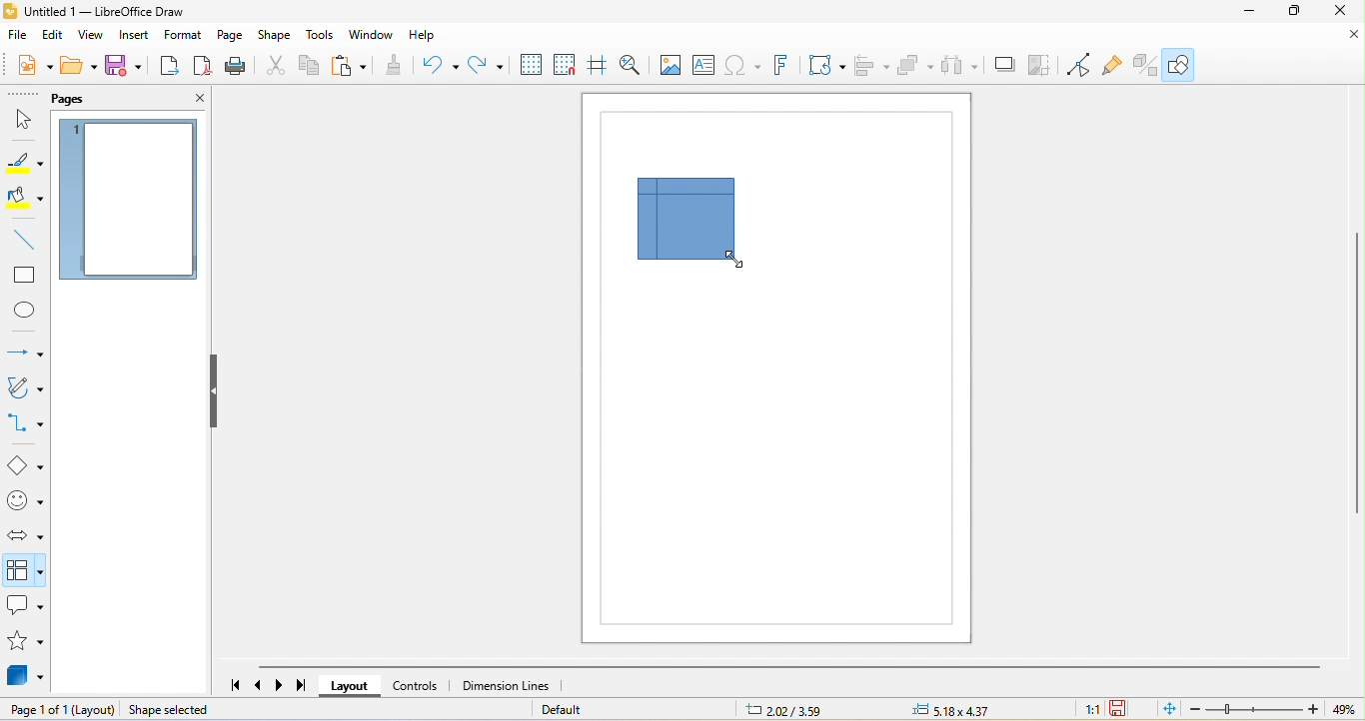  What do you see at coordinates (731, 257) in the screenshot?
I see `cursor movement and structure changed` at bounding box center [731, 257].